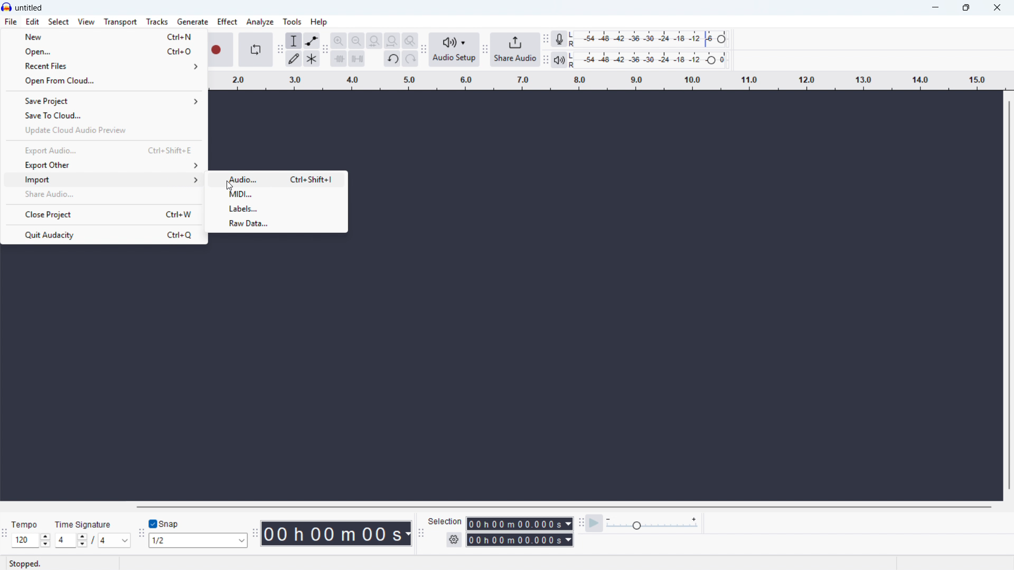 The height and width of the screenshot is (570, 1014). What do you see at coordinates (27, 525) in the screenshot?
I see `Tempo` at bounding box center [27, 525].